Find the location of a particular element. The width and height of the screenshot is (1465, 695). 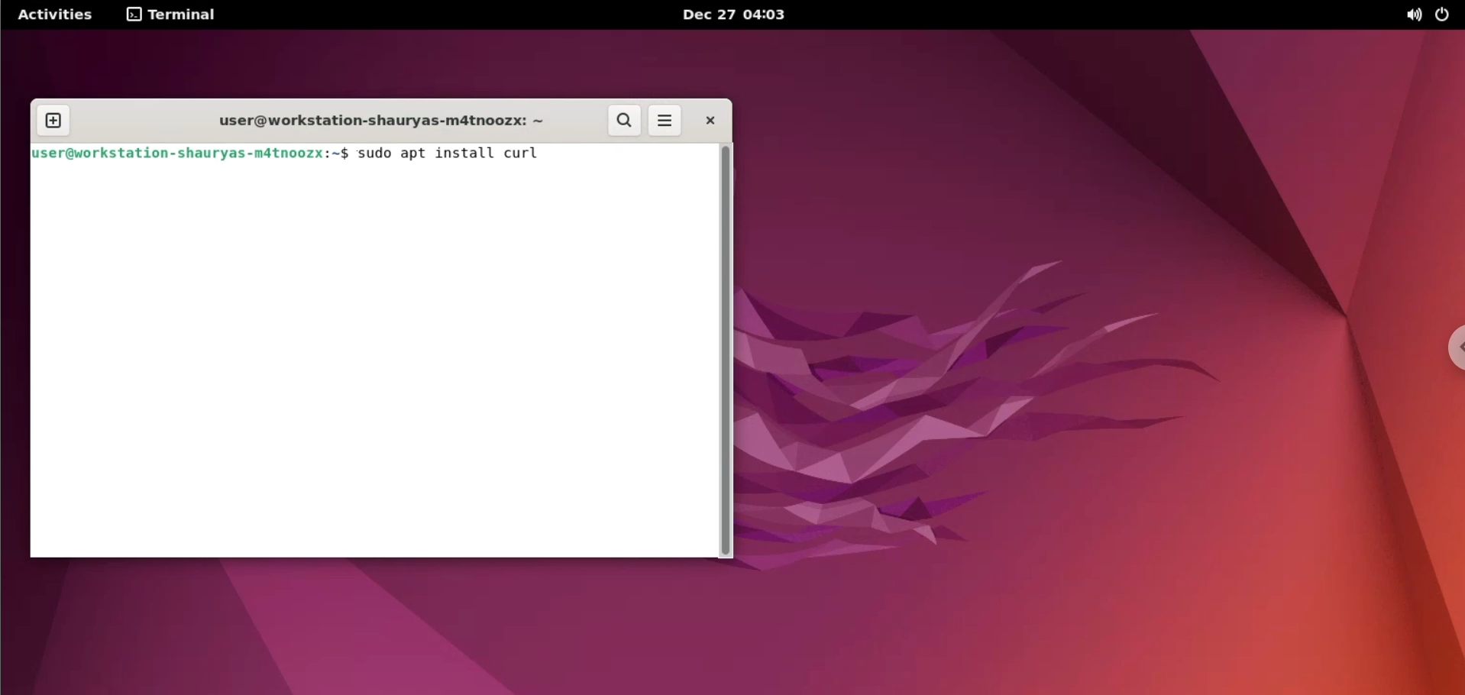

user@workstation-shauryas-m4tnoozx:- is located at coordinates (369, 118).